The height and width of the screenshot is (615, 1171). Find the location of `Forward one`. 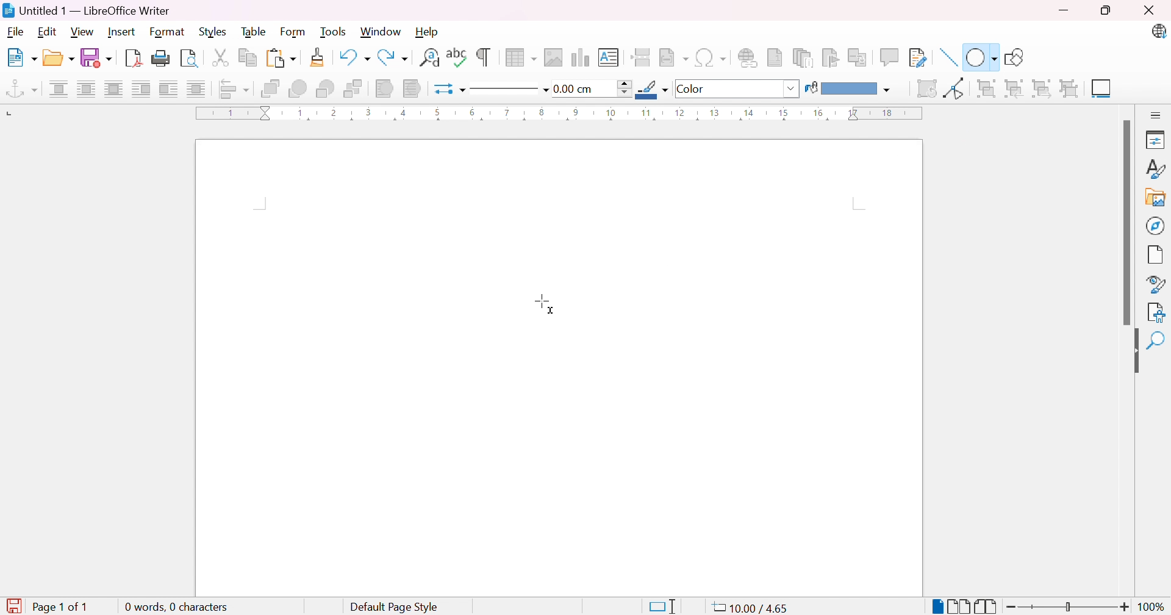

Forward one is located at coordinates (297, 88).